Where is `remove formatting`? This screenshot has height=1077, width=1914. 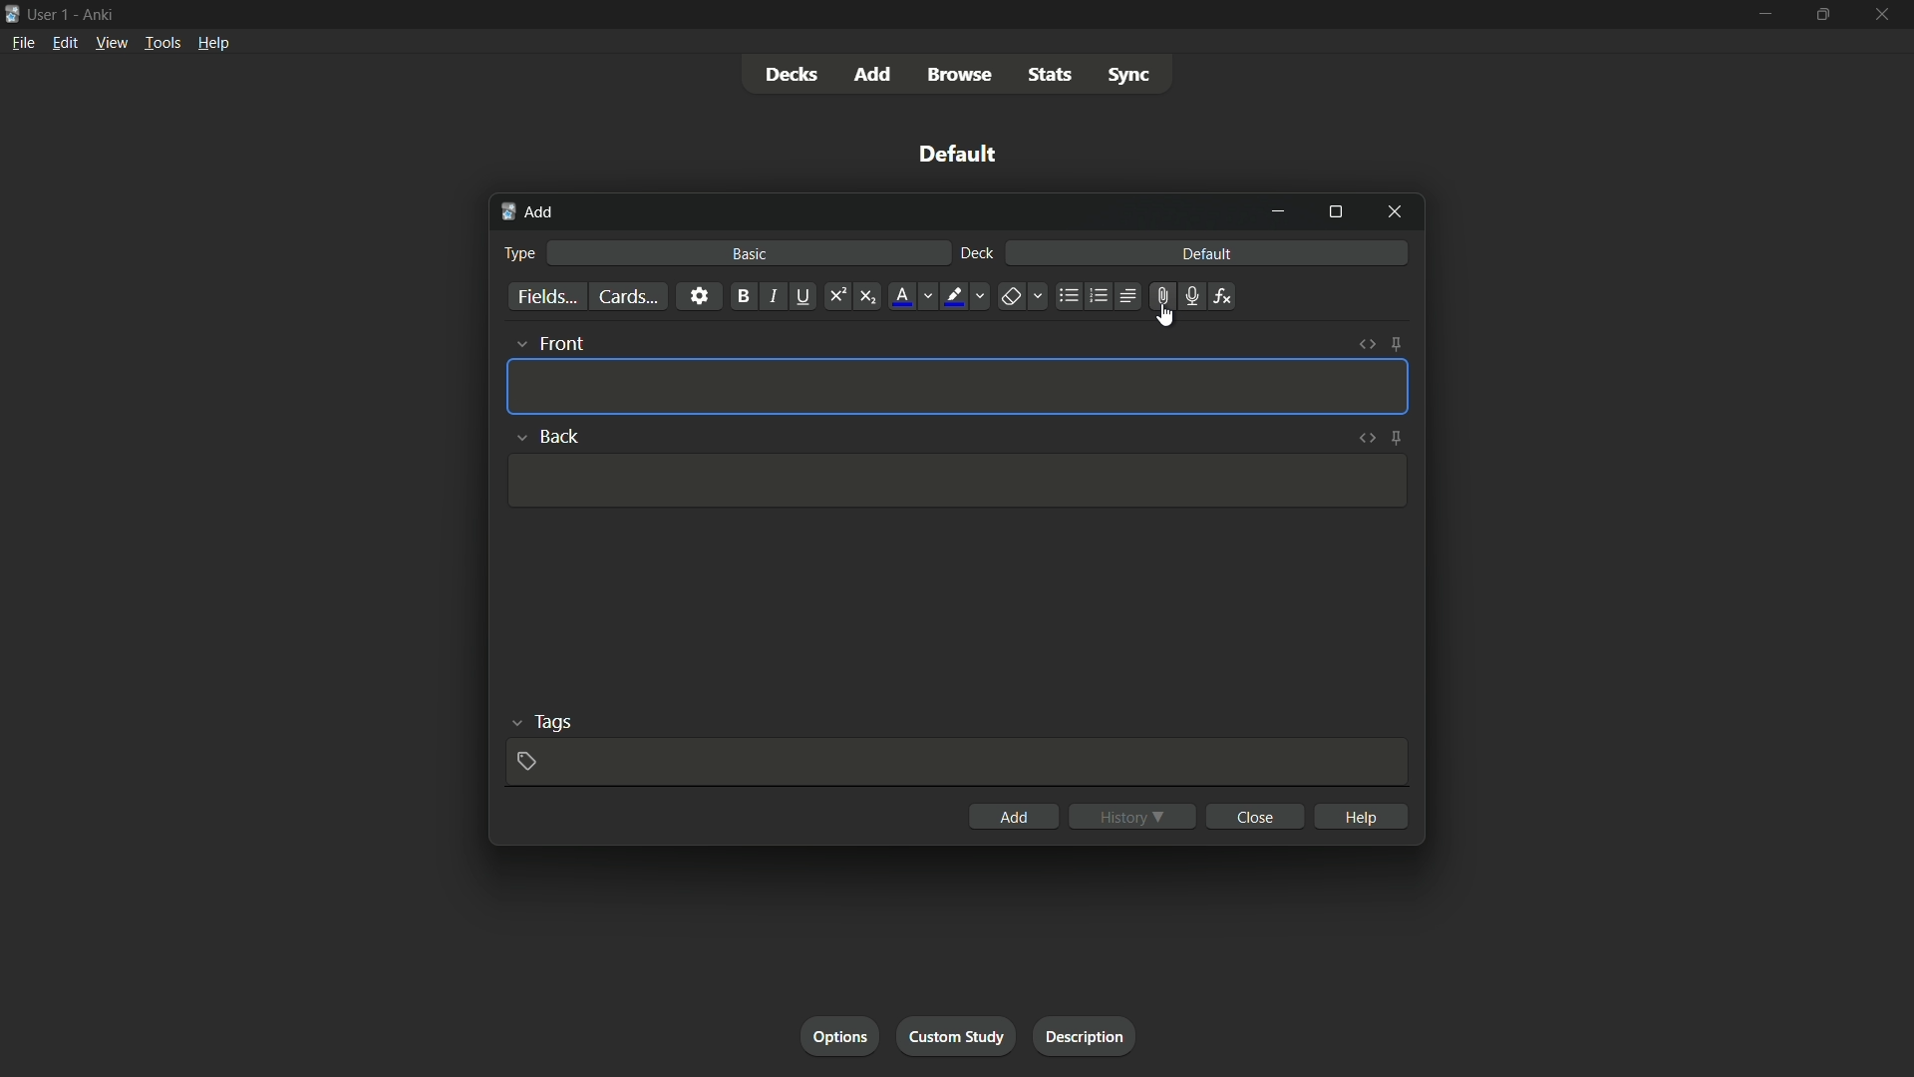
remove formatting is located at coordinates (1023, 296).